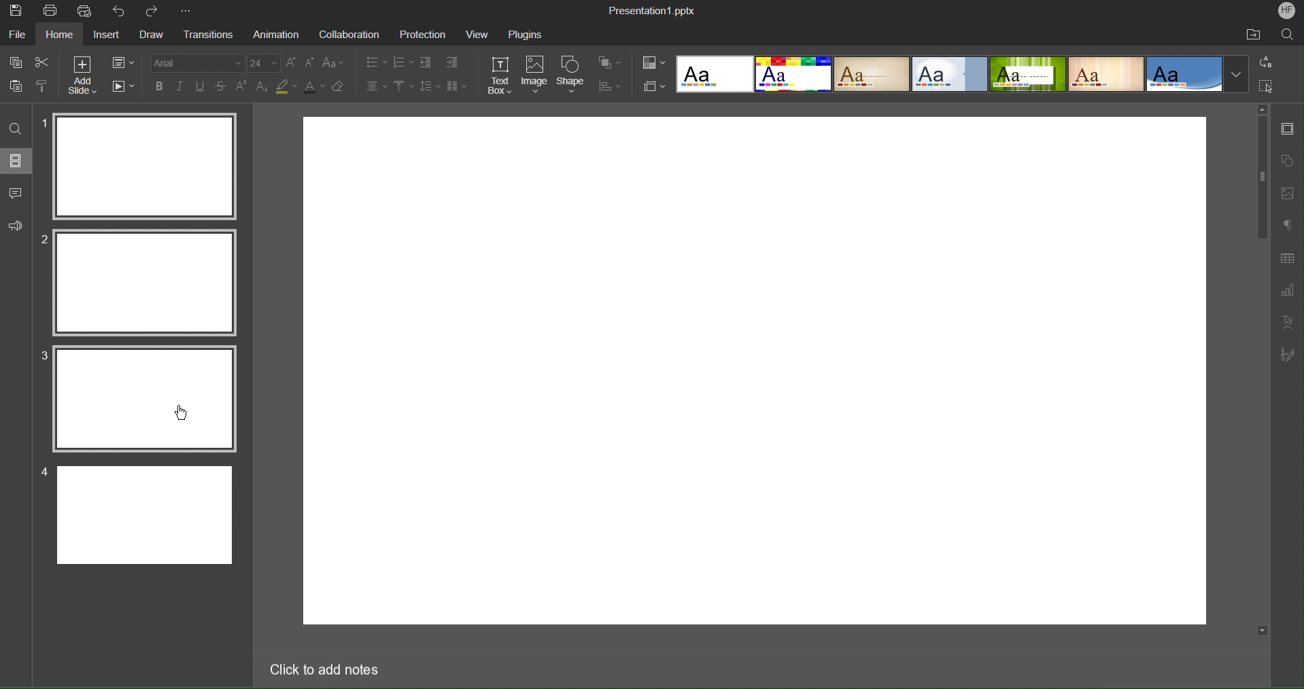  What do you see at coordinates (535, 76) in the screenshot?
I see `Image` at bounding box center [535, 76].